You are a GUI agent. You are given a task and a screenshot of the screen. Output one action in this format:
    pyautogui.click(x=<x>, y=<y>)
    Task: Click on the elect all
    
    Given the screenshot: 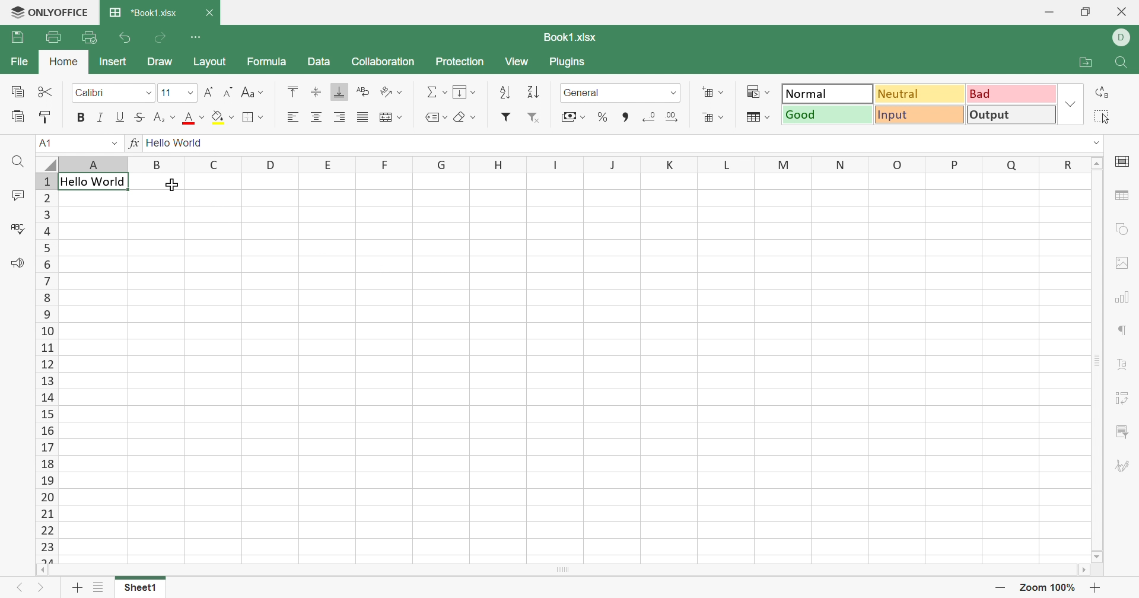 What is the action you would take?
    pyautogui.click(x=1106, y=117)
    